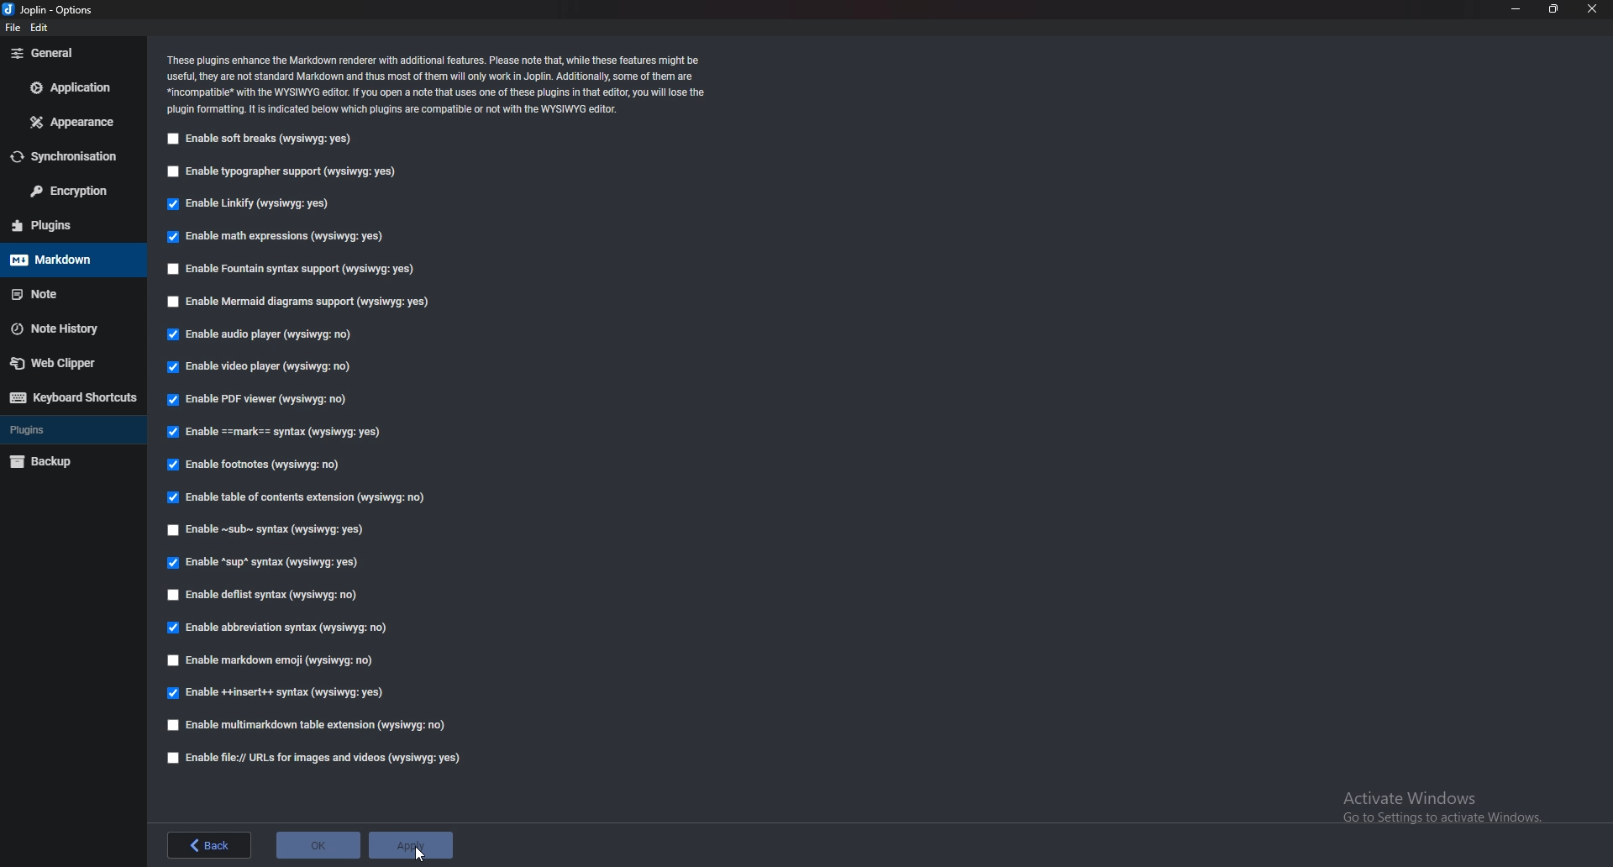 This screenshot has width=1613, height=867. What do you see at coordinates (73, 192) in the screenshot?
I see `Encryption` at bounding box center [73, 192].